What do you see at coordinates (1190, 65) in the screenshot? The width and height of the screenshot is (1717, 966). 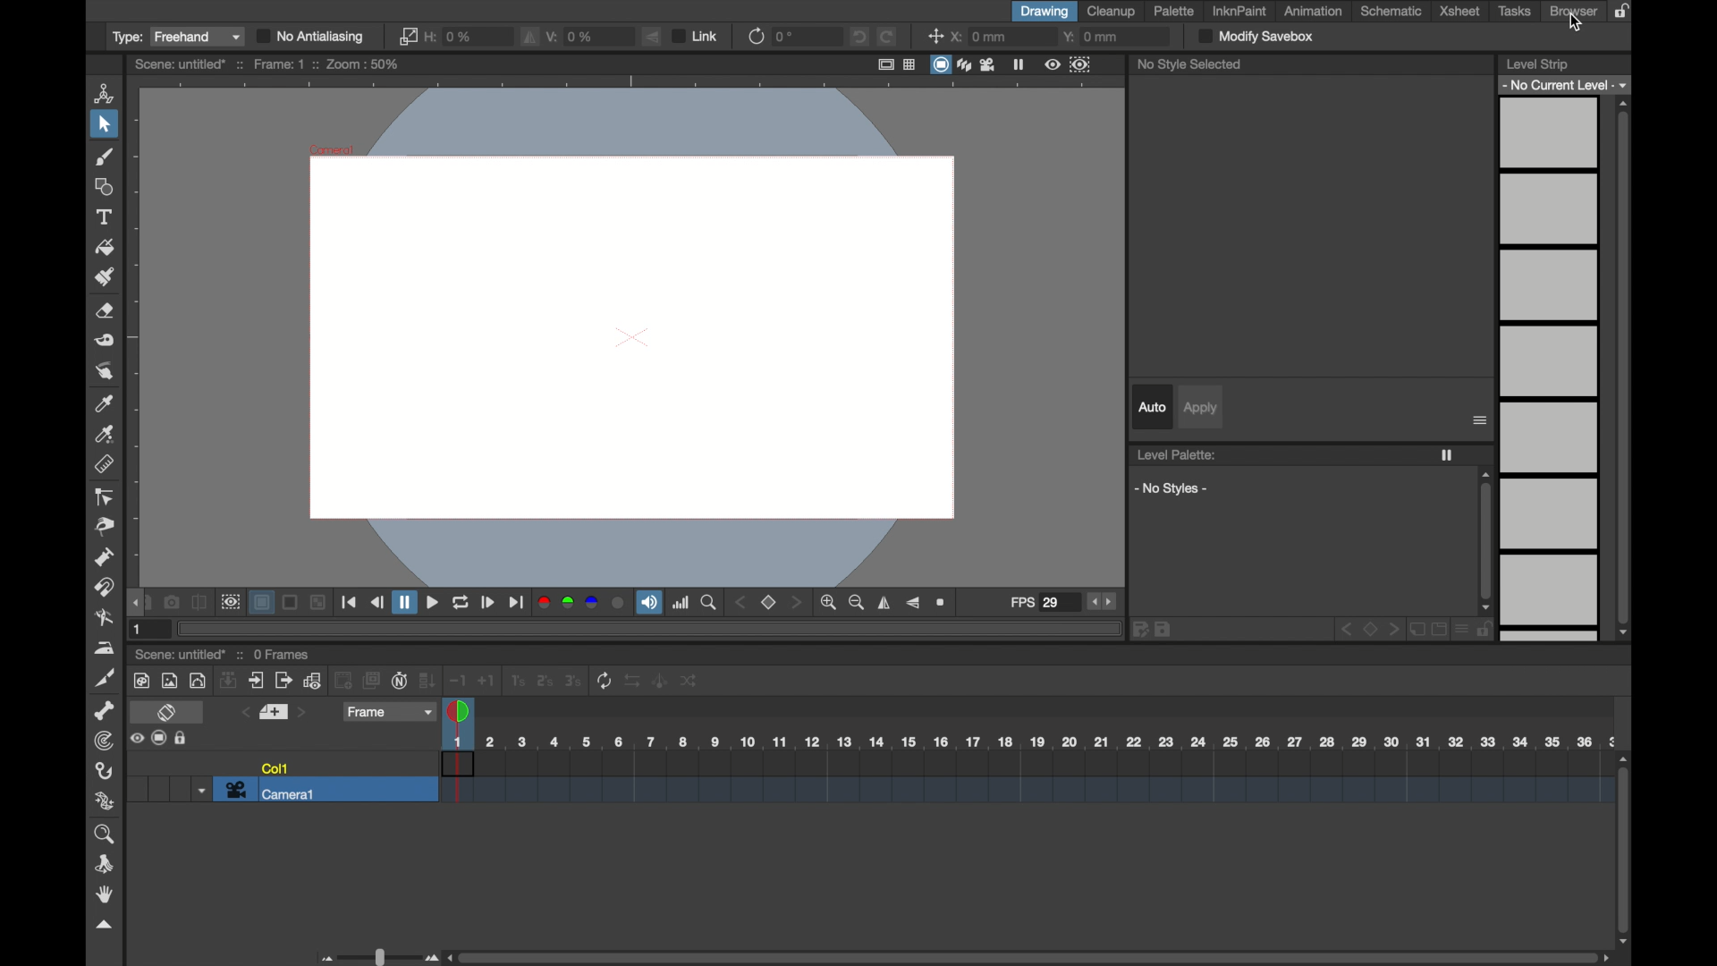 I see `no style selected` at bounding box center [1190, 65].